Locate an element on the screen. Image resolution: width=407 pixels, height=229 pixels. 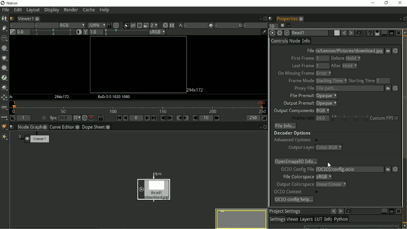
Behaviour is located at coordinates (90, 118).